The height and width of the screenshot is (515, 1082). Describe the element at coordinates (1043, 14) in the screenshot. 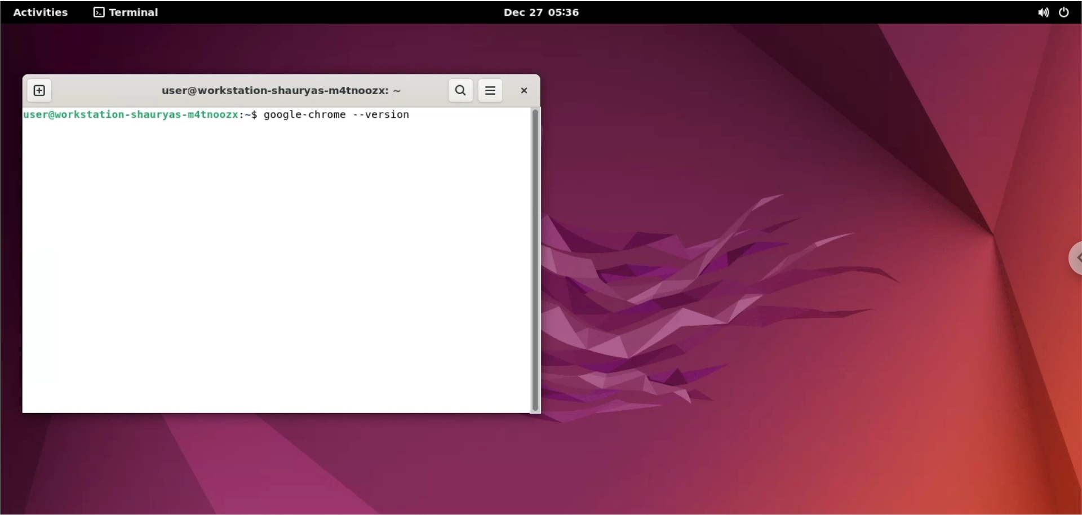

I see `sound options` at that location.